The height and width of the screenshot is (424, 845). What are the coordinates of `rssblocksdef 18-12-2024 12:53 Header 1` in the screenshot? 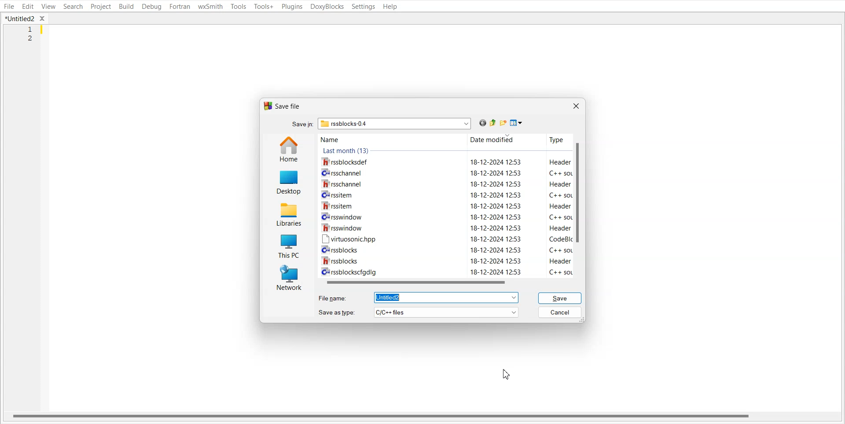 It's located at (445, 162).